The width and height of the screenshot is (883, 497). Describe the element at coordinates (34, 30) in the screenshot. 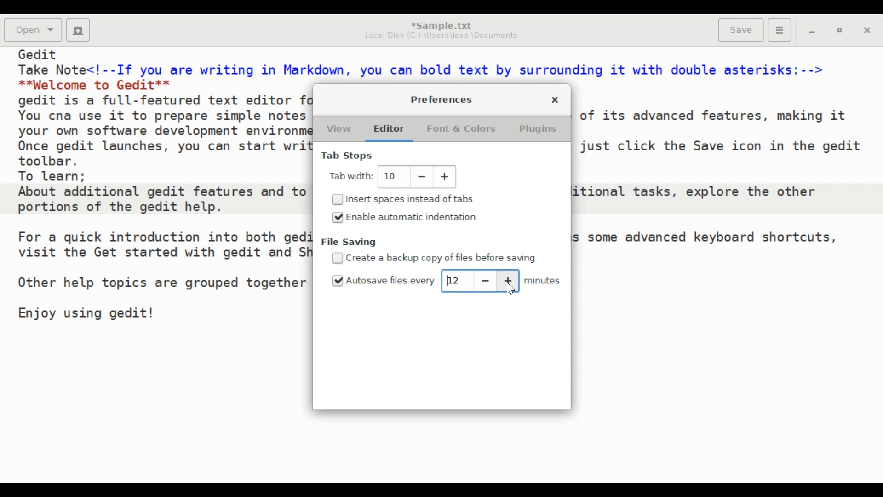

I see `Open` at that location.